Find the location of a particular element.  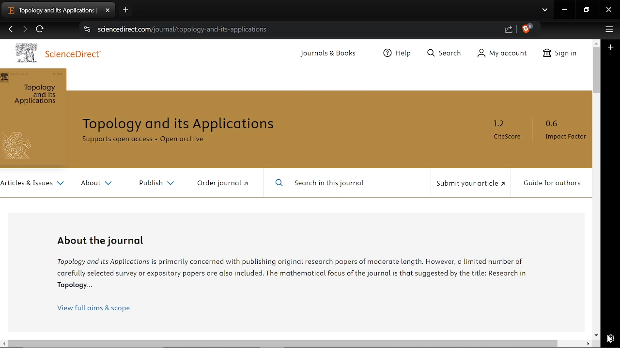

Help is located at coordinates (396, 54).